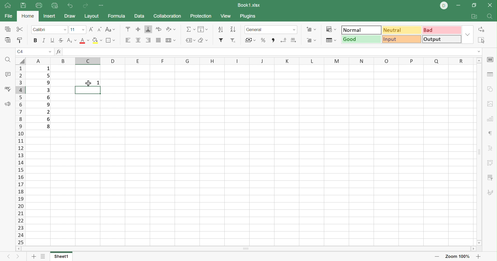 The height and width of the screenshot is (261, 497). I want to click on Input, so click(401, 39).